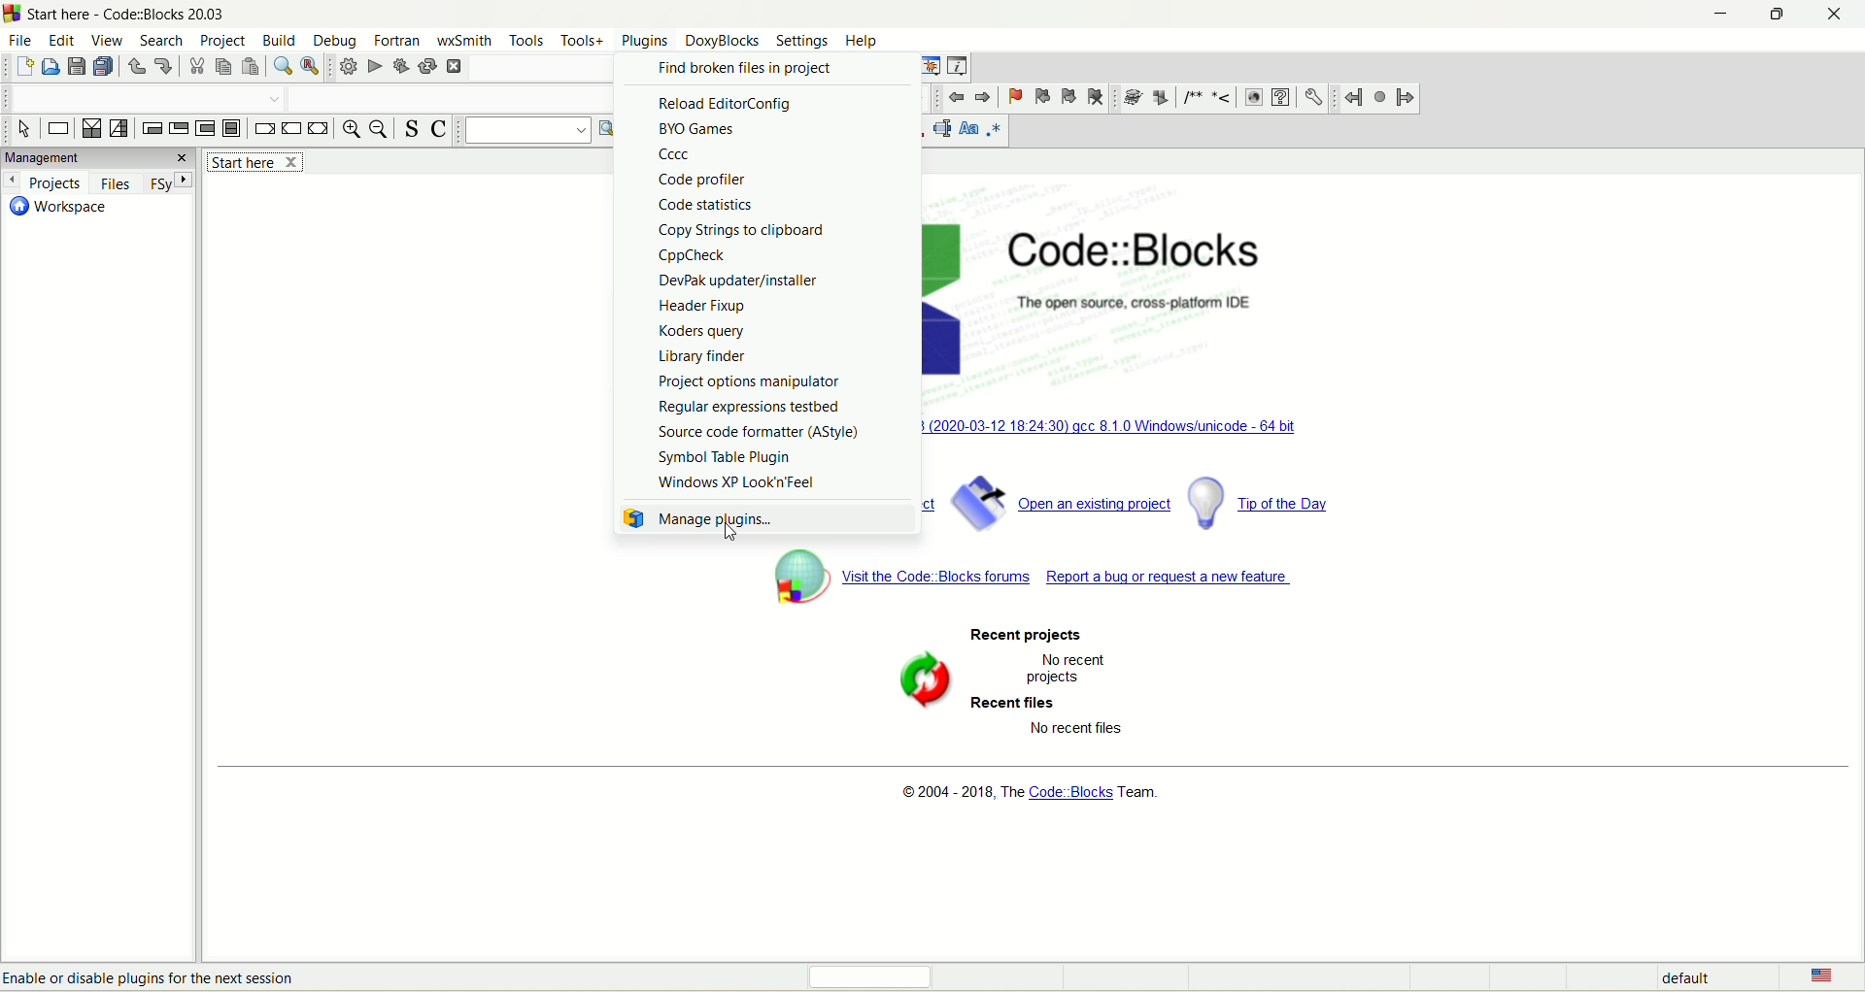 The width and height of the screenshot is (1865, 992). Describe the element at coordinates (457, 67) in the screenshot. I see `abort` at that location.